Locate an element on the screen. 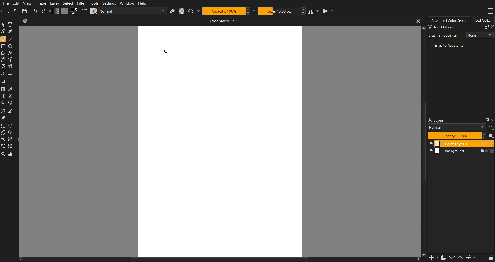  Pallete is located at coordinates (11, 102).